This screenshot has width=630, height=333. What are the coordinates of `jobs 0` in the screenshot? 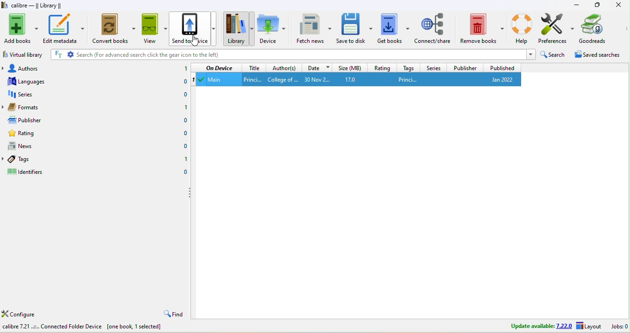 It's located at (619, 326).